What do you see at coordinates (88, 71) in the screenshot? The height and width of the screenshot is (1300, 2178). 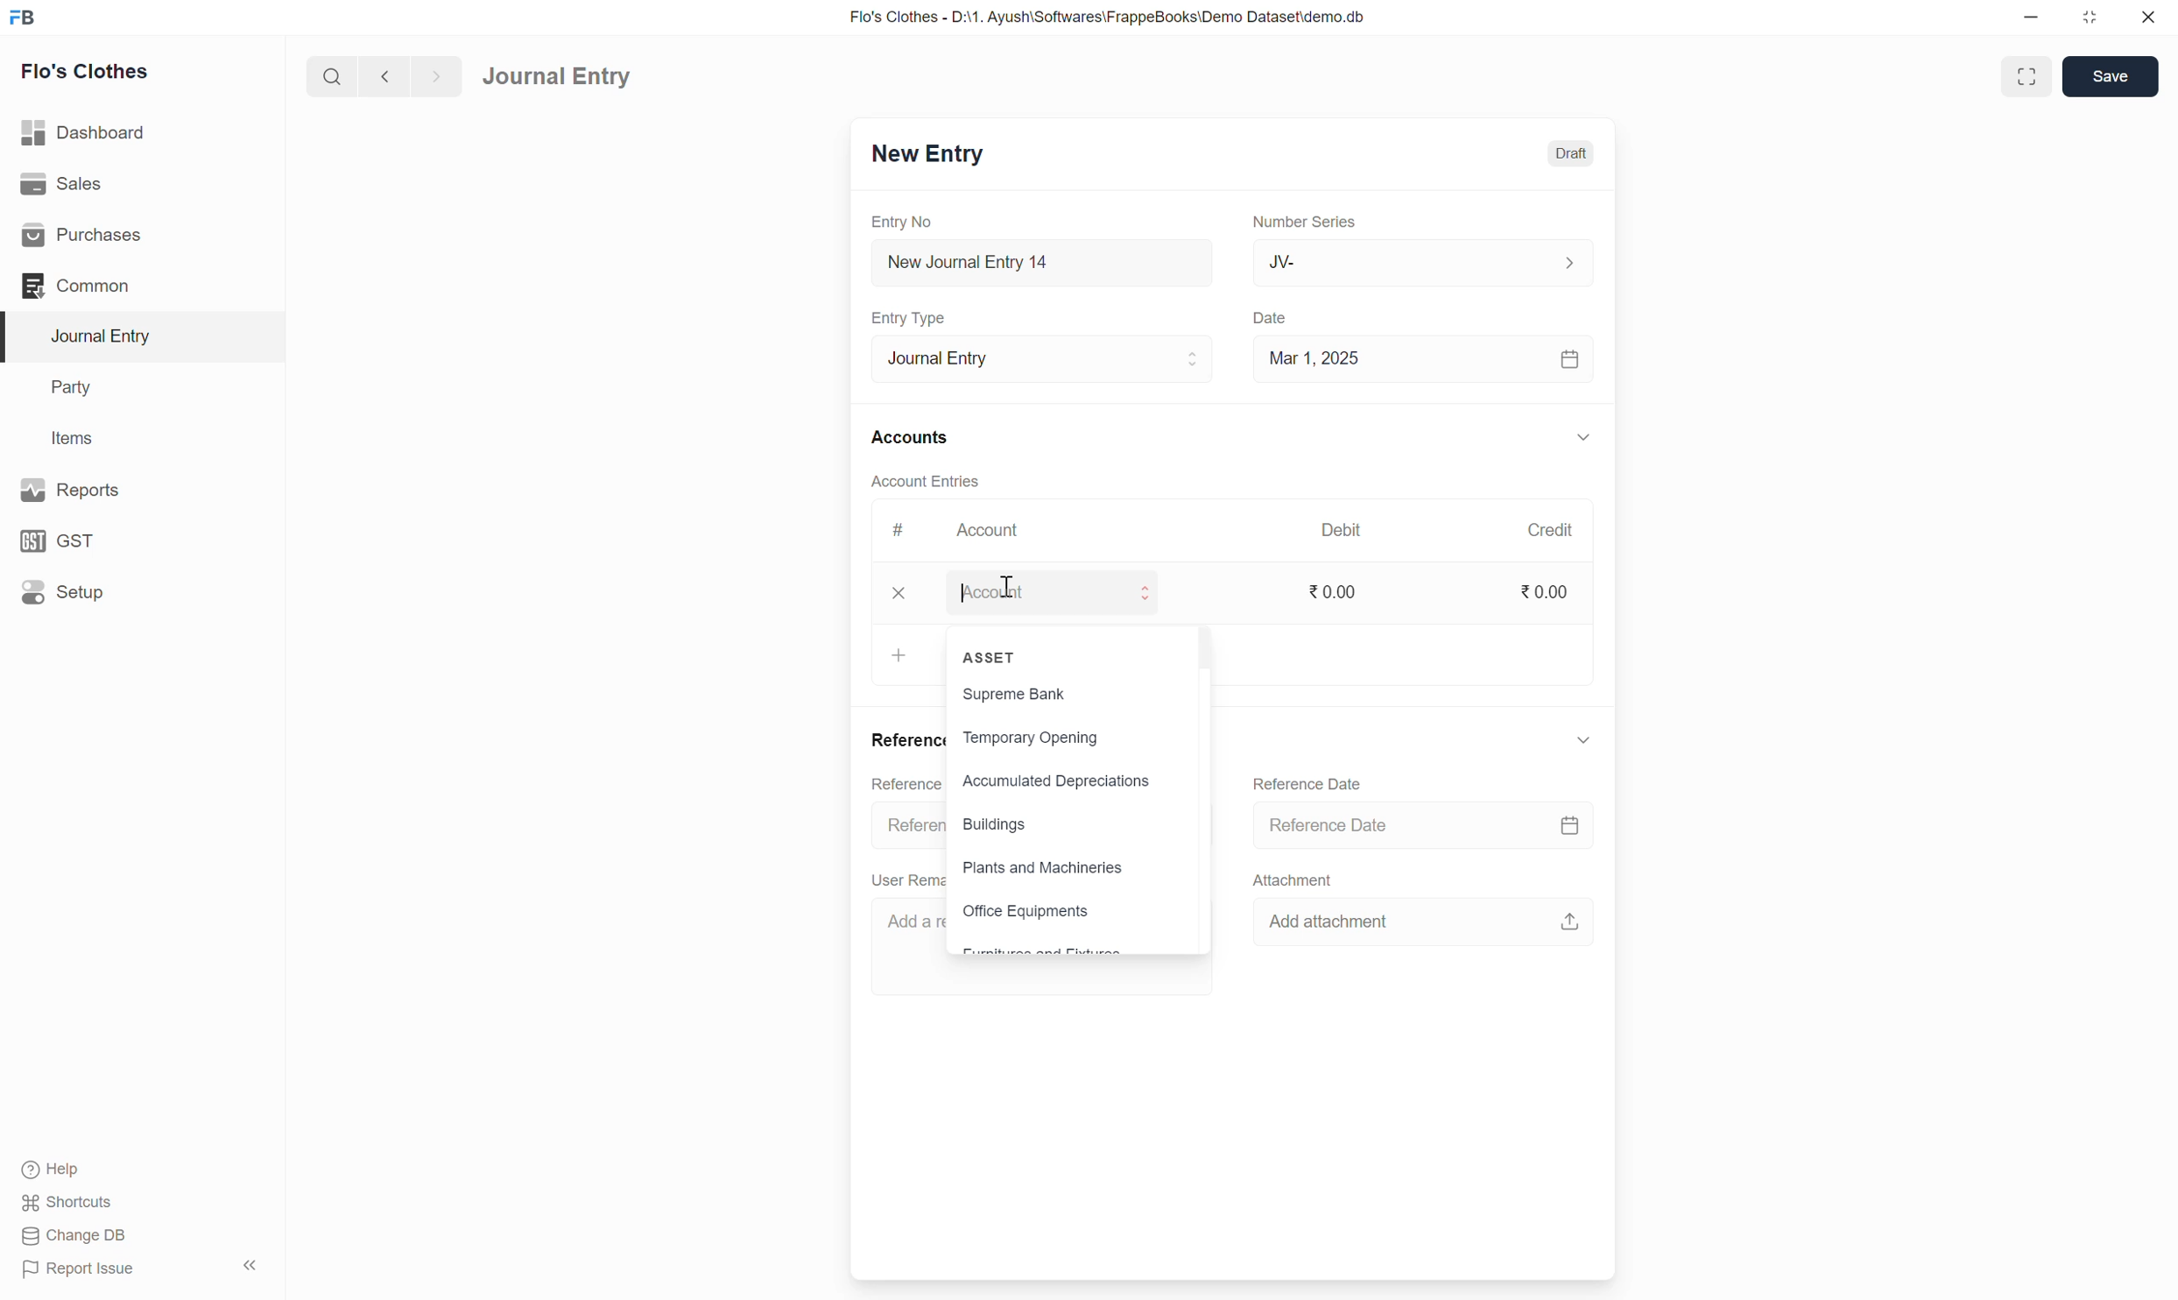 I see `Flo's Clothes` at bounding box center [88, 71].